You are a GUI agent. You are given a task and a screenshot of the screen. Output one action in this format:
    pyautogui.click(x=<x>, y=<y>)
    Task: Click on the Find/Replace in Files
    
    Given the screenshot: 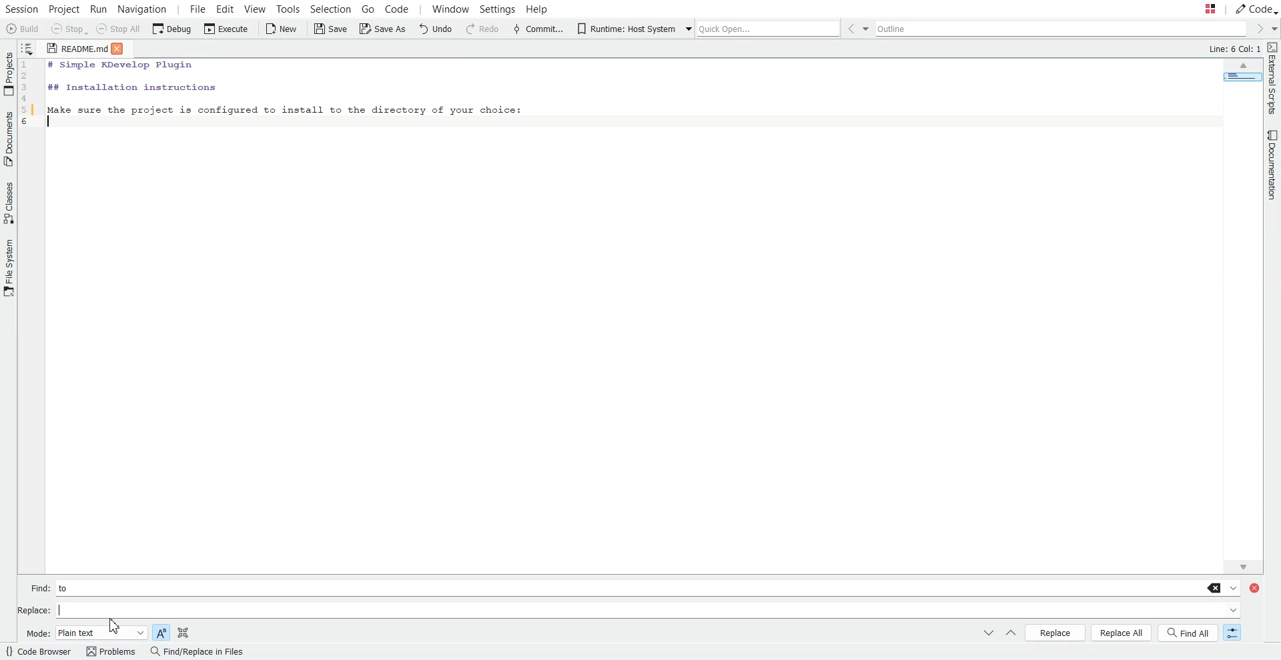 What is the action you would take?
    pyautogui.click(x=196, y=652)
    